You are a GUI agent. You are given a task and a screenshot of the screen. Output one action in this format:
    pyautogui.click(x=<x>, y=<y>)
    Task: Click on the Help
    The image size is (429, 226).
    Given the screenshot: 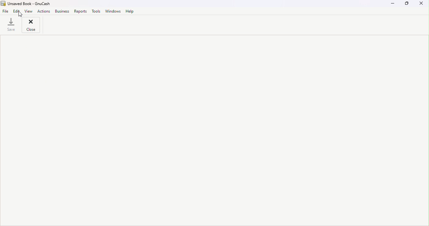 What is the action you would take?
    pyautogui.click(x=132, y=11)
    